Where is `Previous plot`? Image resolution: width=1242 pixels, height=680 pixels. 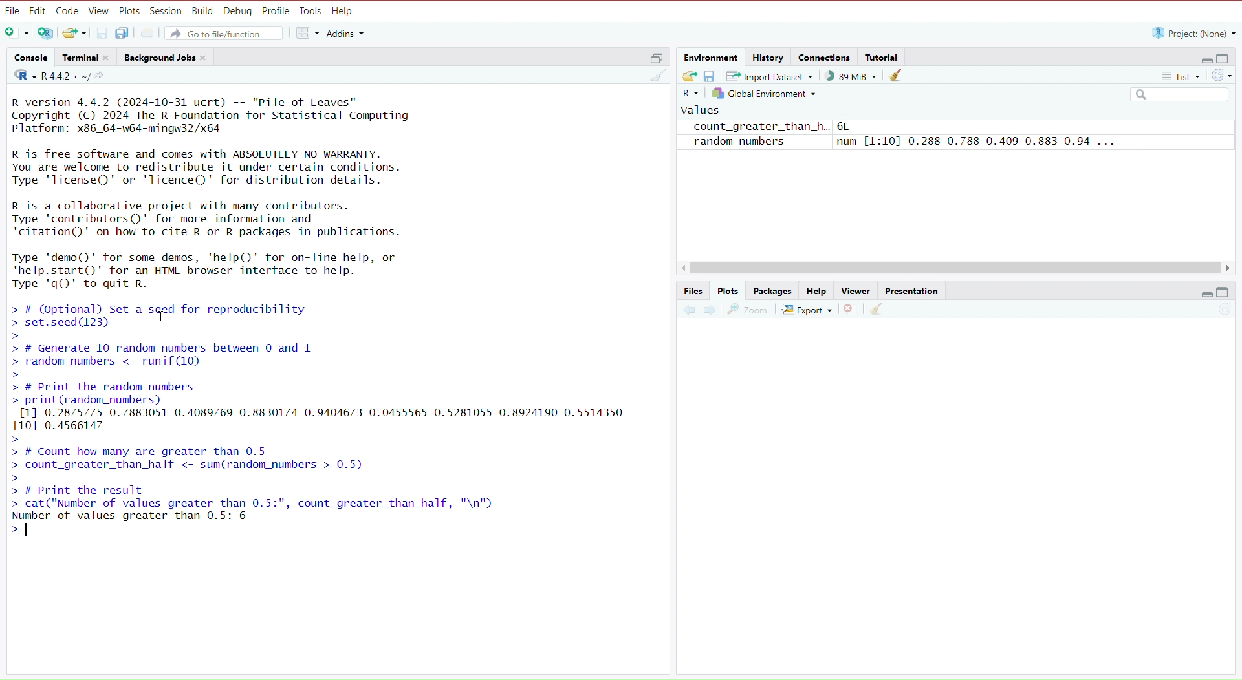
Previous plot is located at coordinates (689, 308).